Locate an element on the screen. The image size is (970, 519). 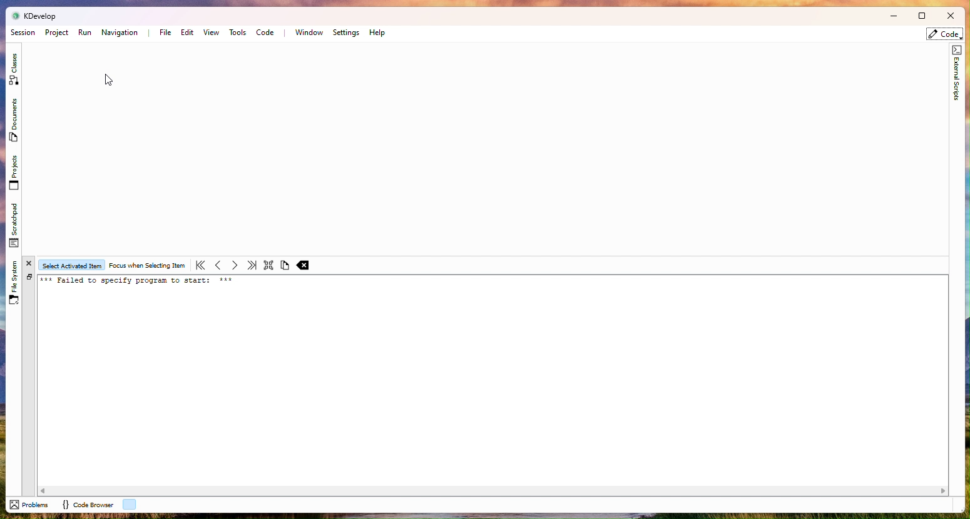
Documents is located at coordinates (13, 121).